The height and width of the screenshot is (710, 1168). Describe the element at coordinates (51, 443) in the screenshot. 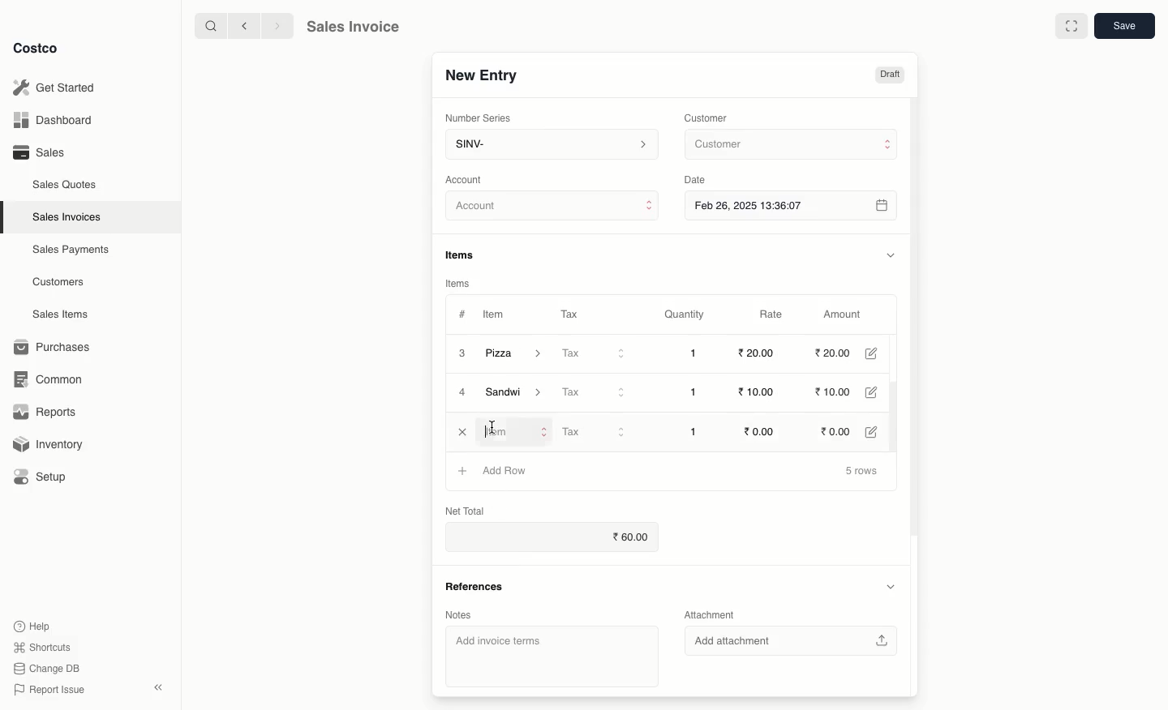

I see `Inventory` at that location.